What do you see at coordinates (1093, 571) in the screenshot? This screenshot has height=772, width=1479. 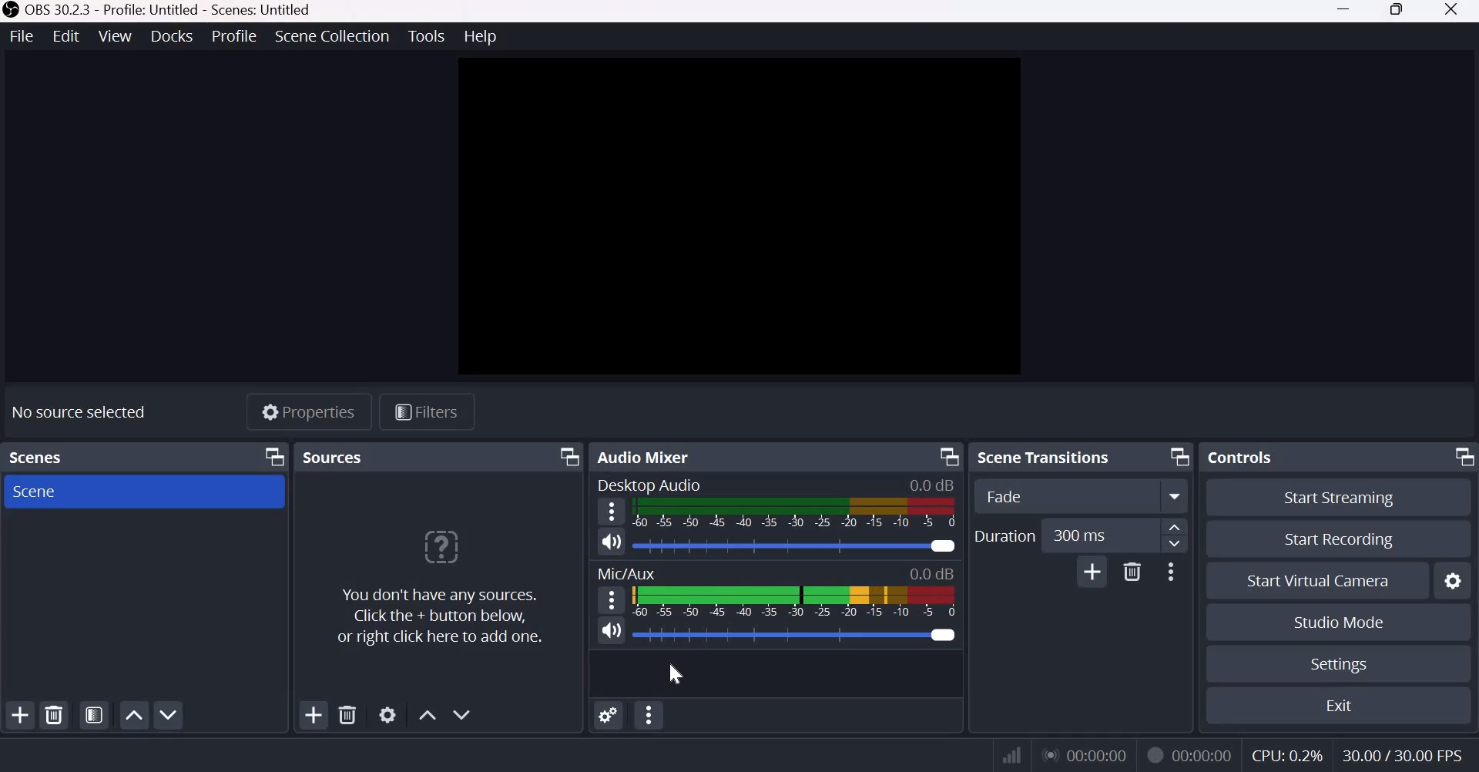 I see `Add Transition` at bounding box center [1093, 571].